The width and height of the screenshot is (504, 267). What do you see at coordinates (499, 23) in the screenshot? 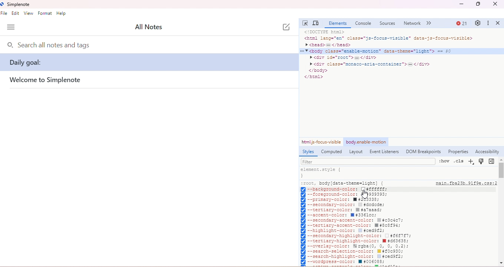
I see `close` at bounding box center [499, 23].